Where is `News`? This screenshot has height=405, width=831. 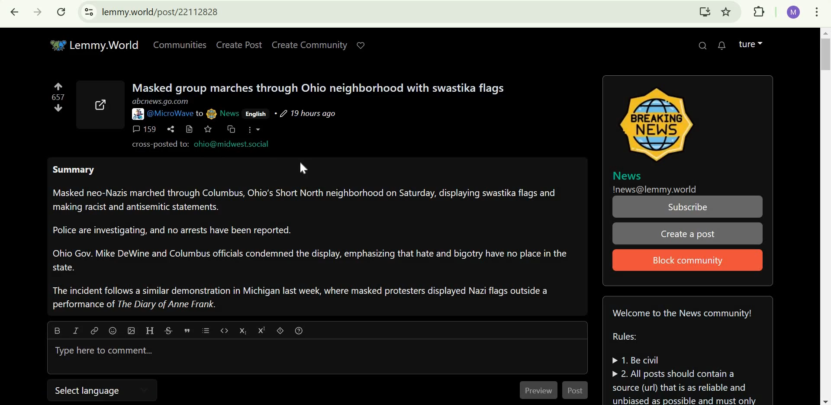
News is located at coordinates (628, 175).